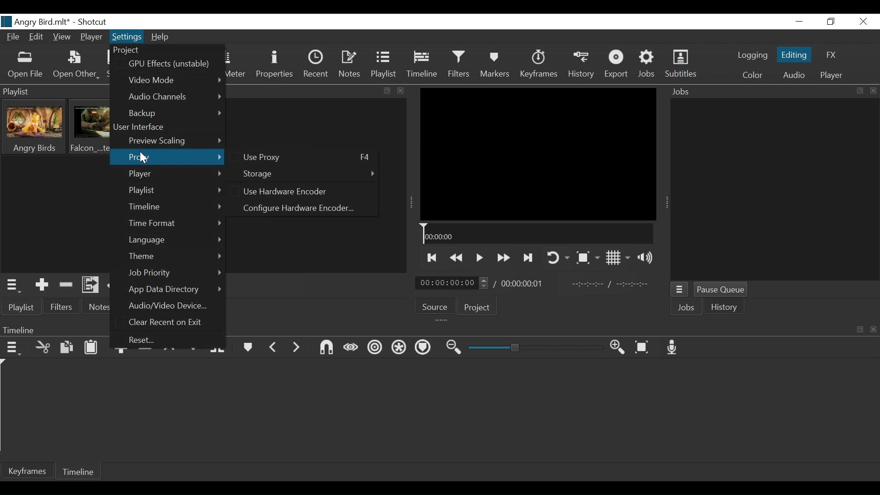 The height and width of the screenshot is (495, 880). I want to click on Configure Hardware Encoder, so click(300, 208).